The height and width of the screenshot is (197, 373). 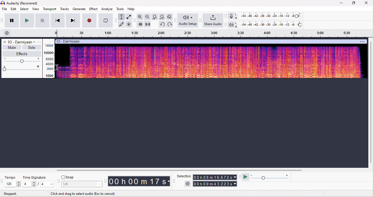 What do you see at coordinates (116, 20) in the screenshot?
I see `tools toolbar` at bounding box center [116, 20].